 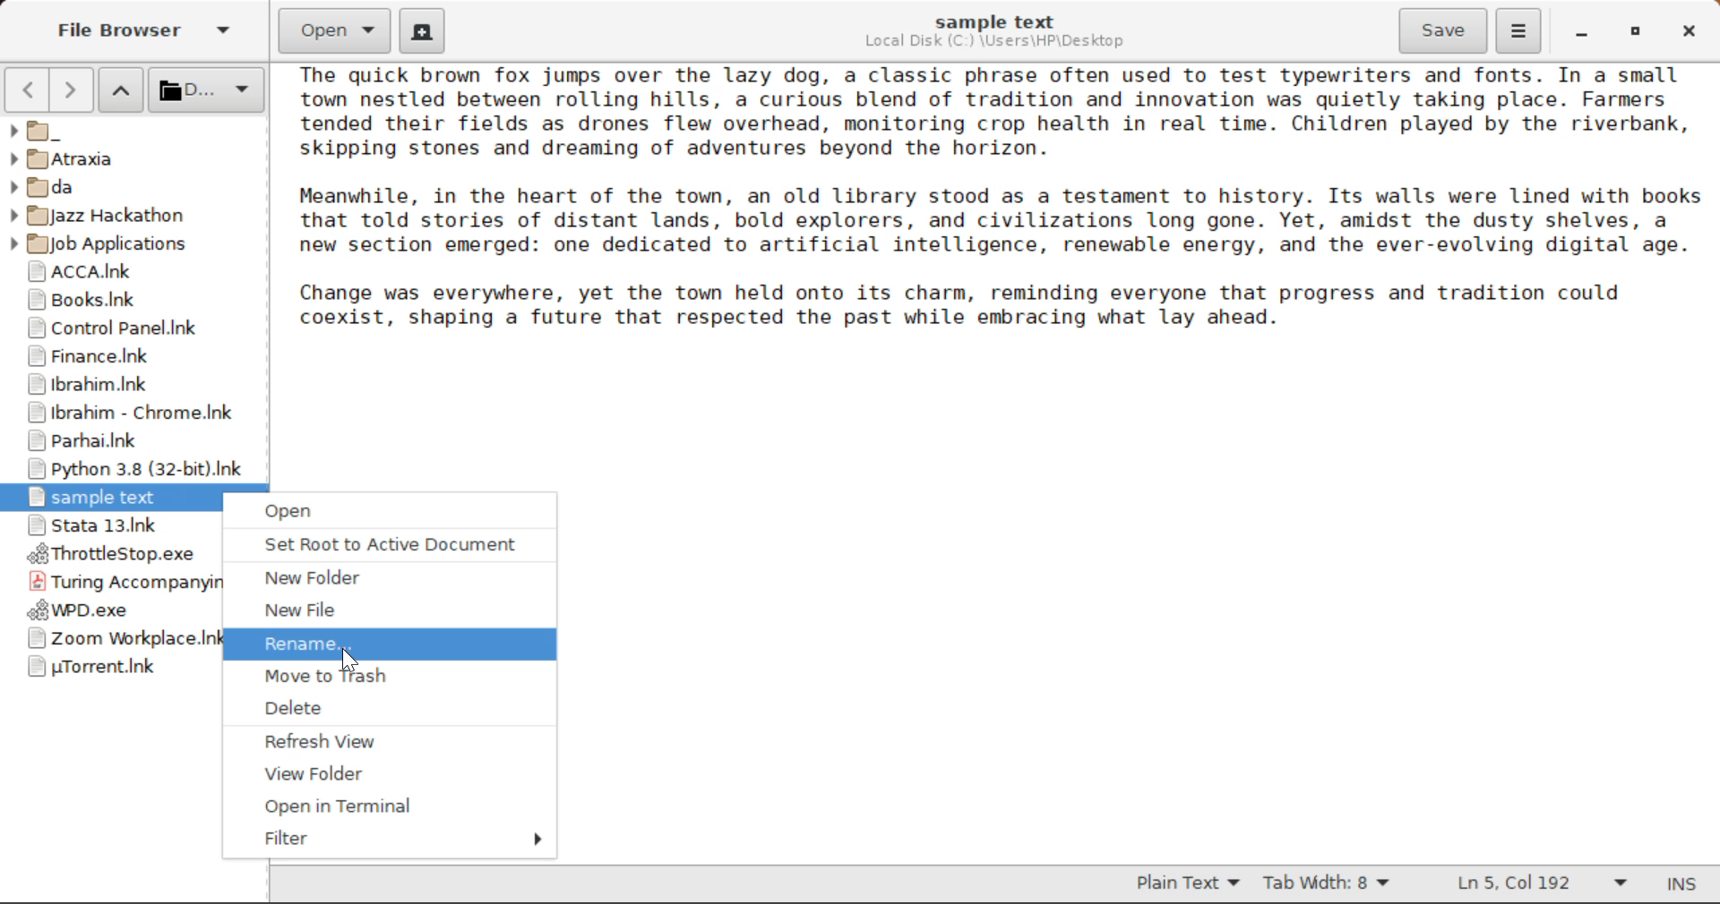 I want to click on Save, so click(x=1445, y=31).